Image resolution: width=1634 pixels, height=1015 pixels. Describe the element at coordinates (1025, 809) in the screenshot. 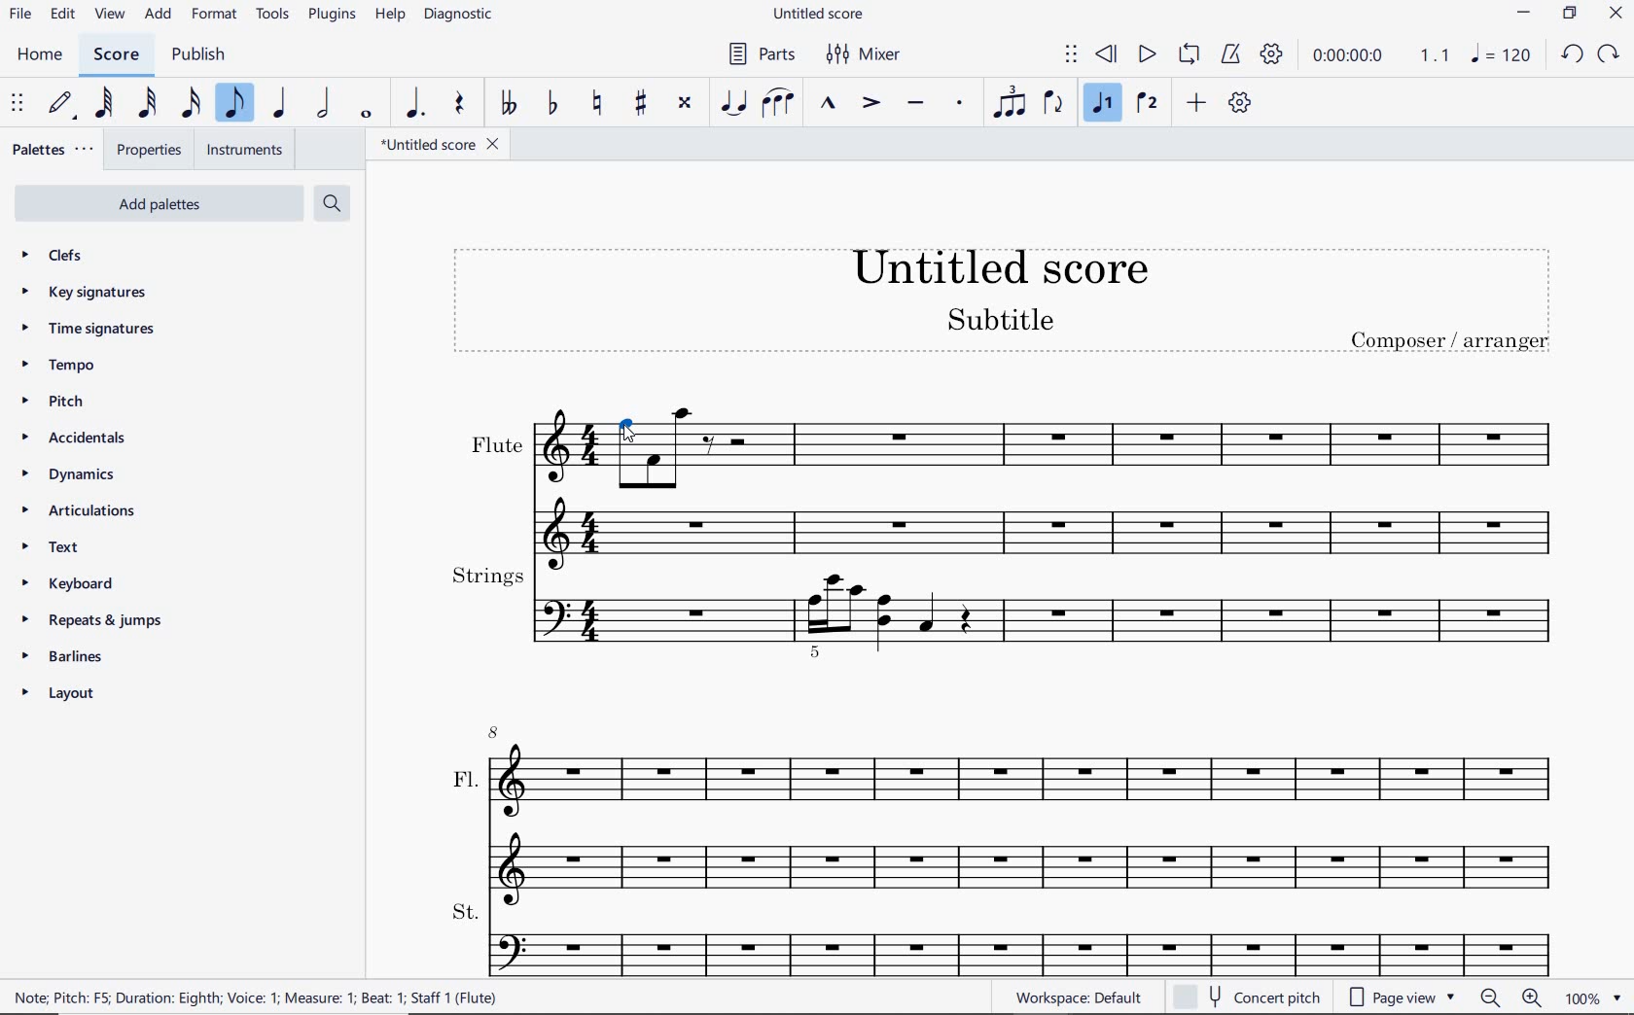

I see `fl.` at that location.